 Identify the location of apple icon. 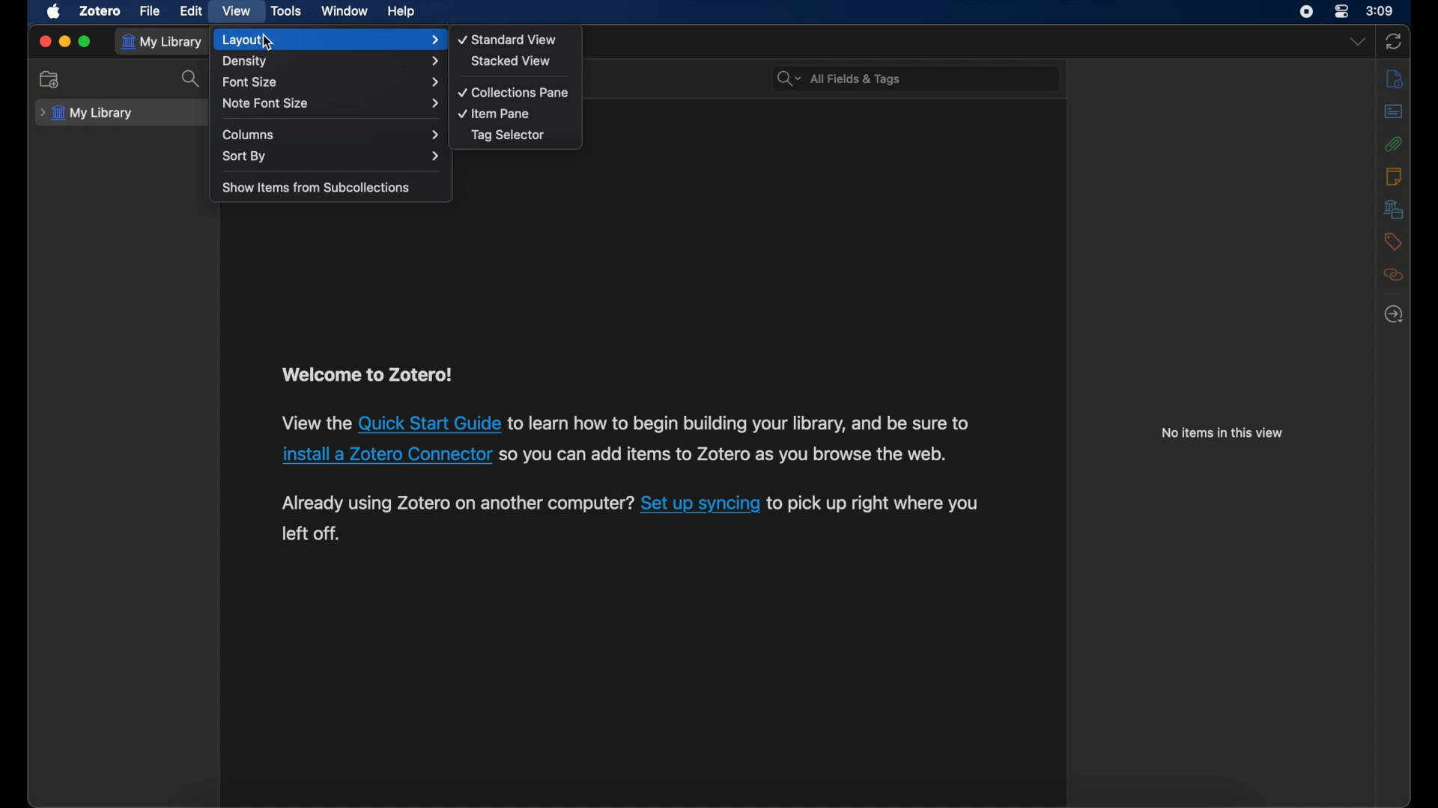
(55, 12).